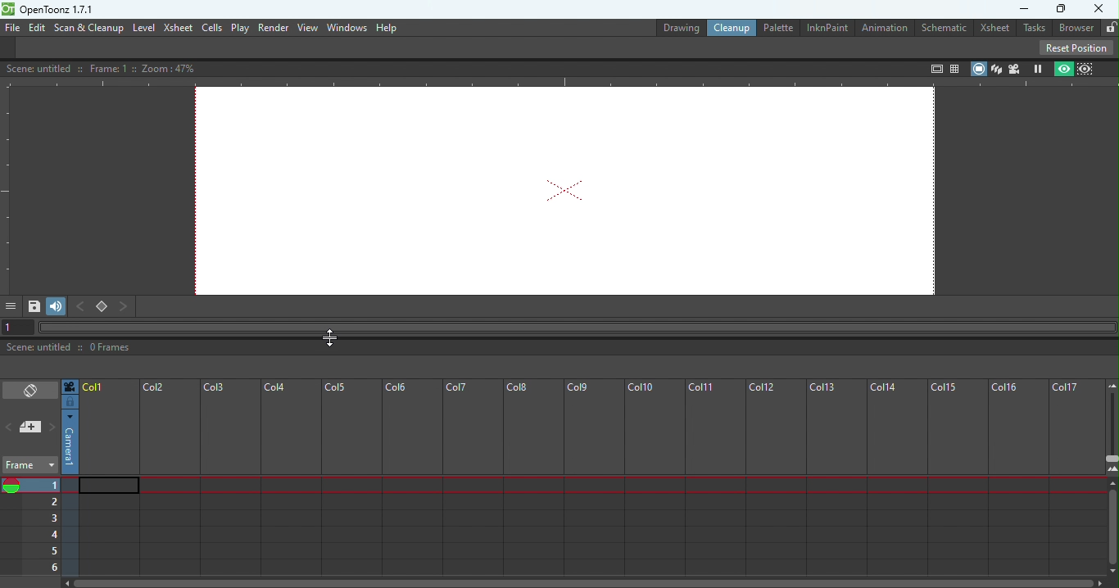 This screenshot has height=588, width=1119. Describe the element at coordinates (61, 10) in the screenshot. I see `openloonz1.7.1` at that location.